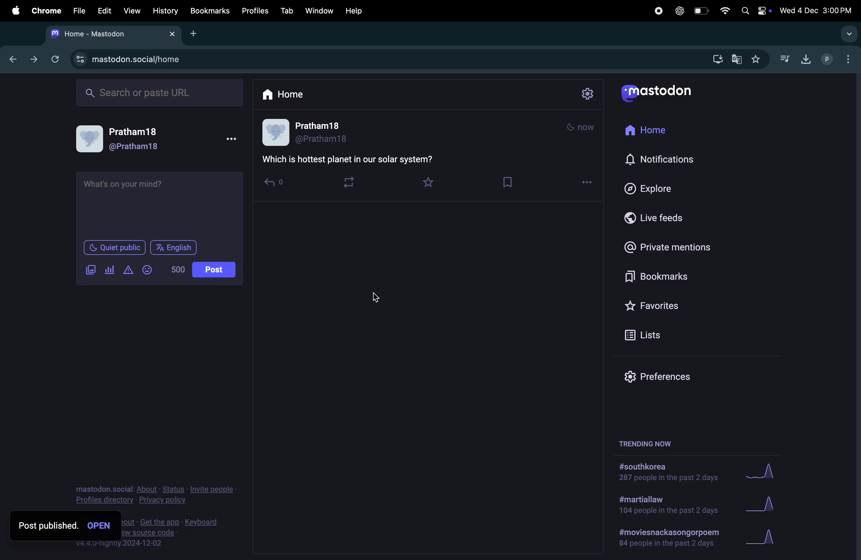 The image size is (861, 560). Describe the element at coordinates (178, 536) in the screenshot. I see `view source code` at that location.